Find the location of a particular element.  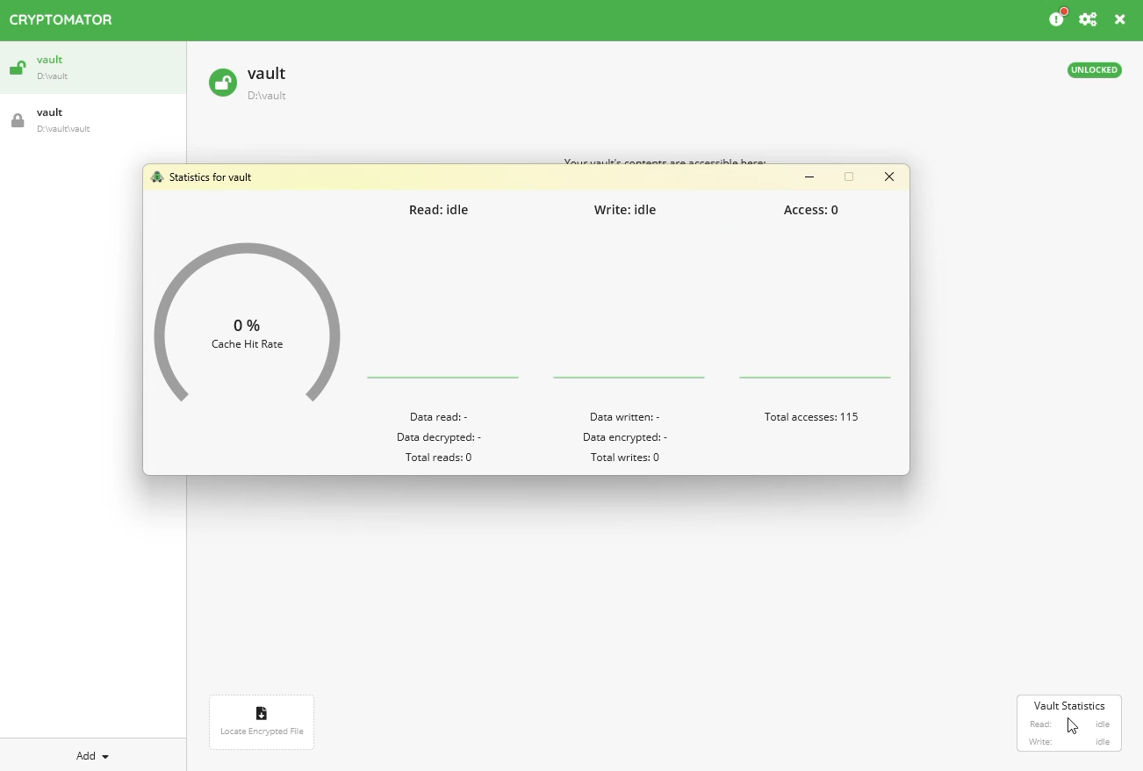

locate encrypted file is located at coordinates (262, 722).